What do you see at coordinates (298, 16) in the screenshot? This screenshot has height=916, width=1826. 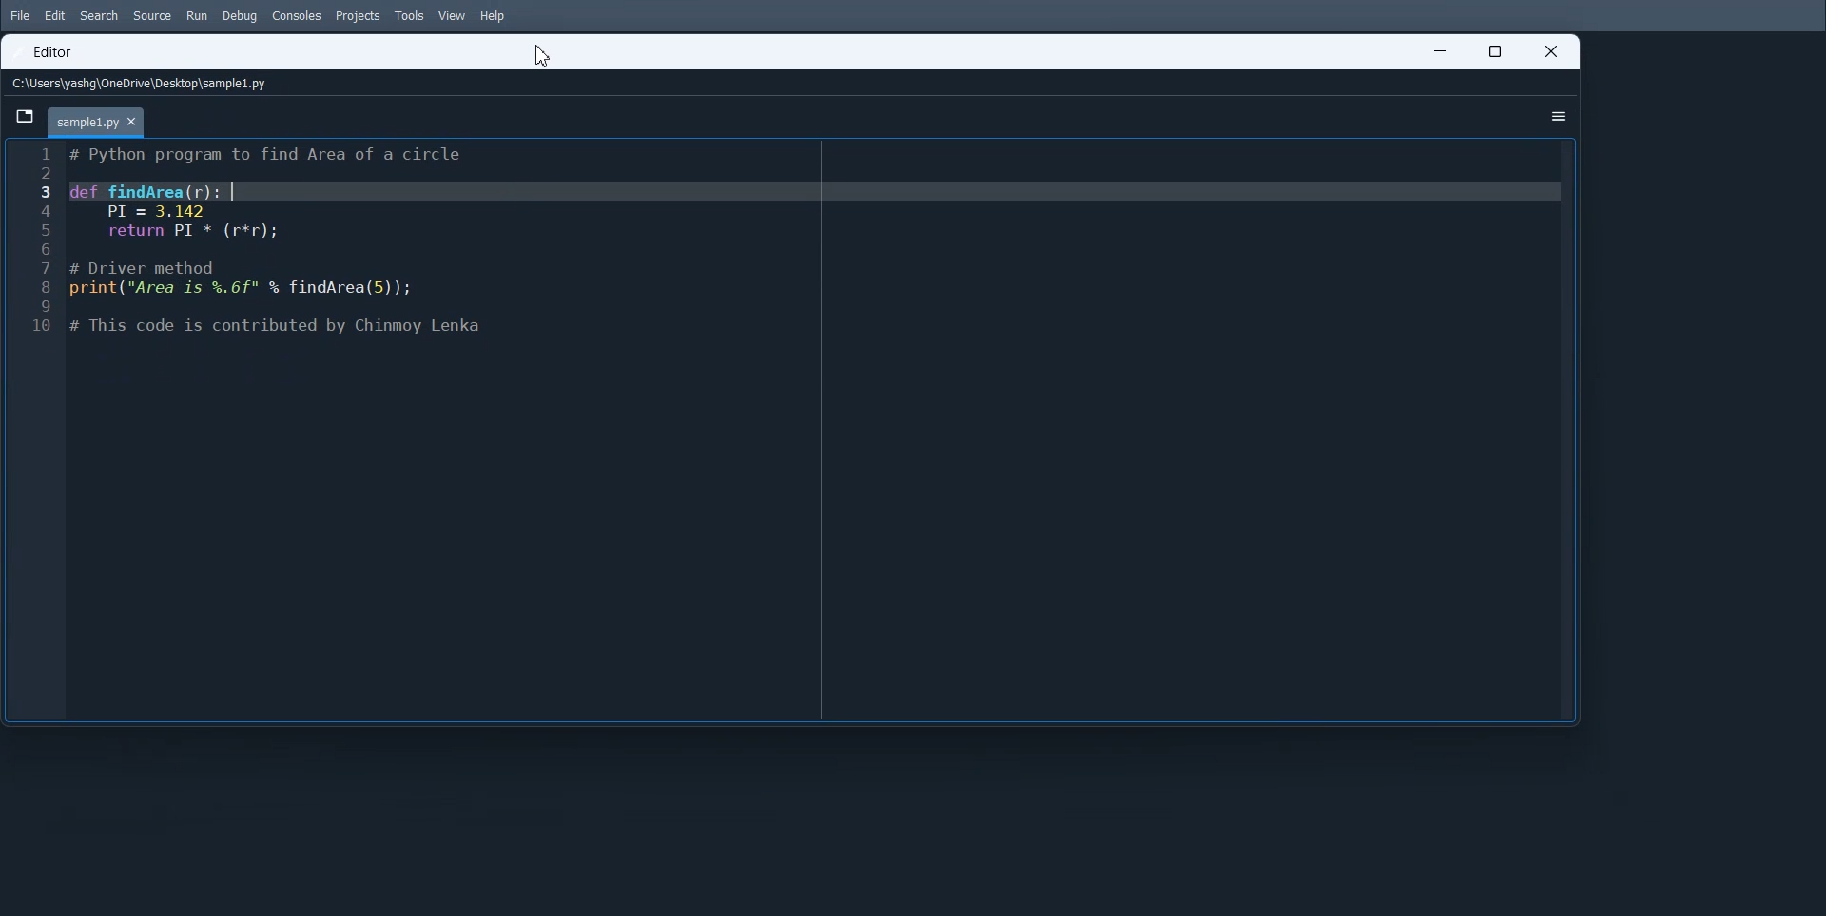 I see `Consoles` at bounding box center [298, 16].